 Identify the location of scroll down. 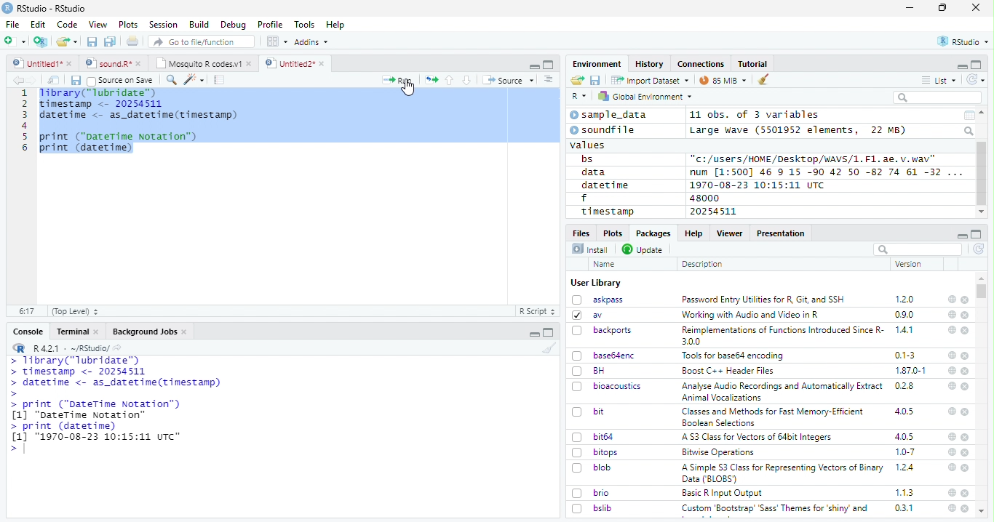
(982, 212).